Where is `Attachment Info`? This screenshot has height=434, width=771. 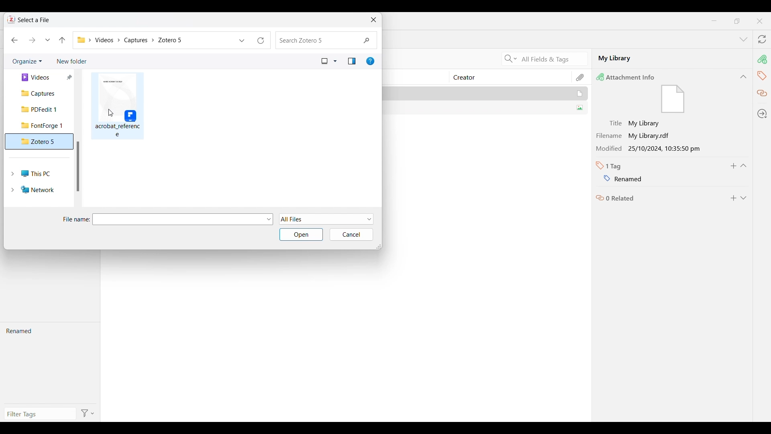
Attachment Info is located at coordinates (629, 77).